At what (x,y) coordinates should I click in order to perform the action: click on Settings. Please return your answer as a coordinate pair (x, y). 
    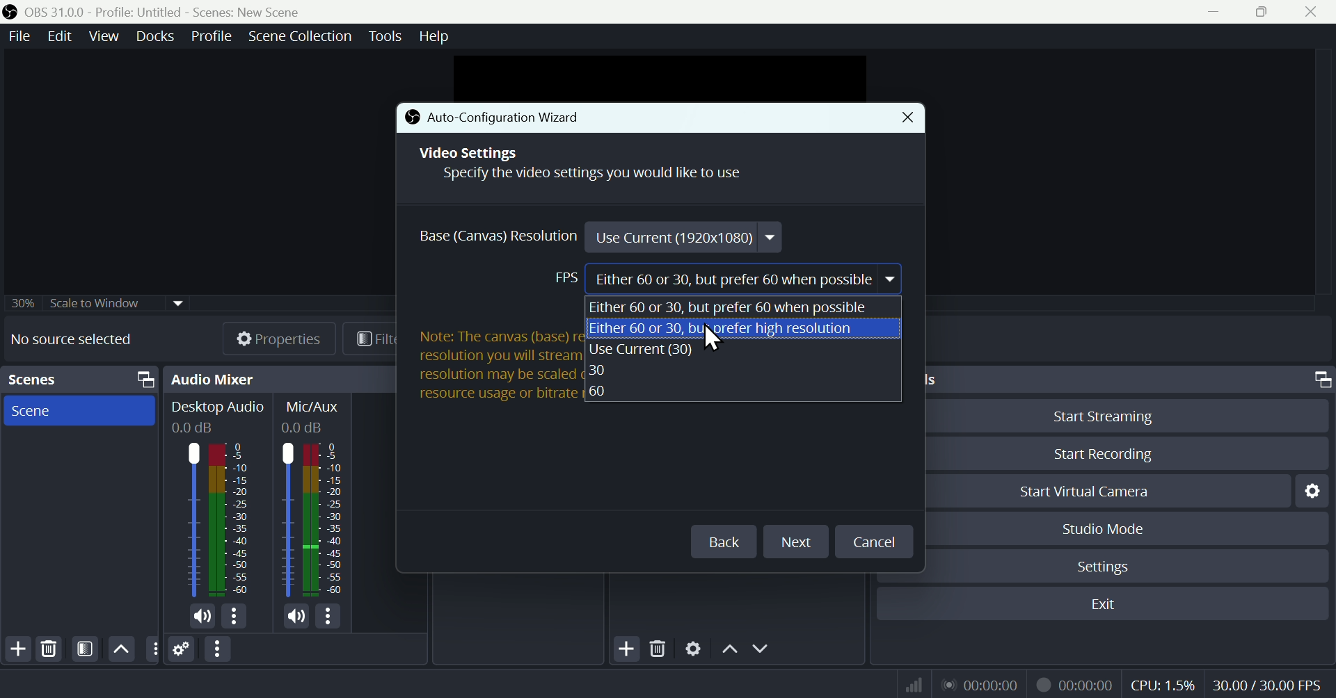
    Looking at the image, I should click on (1122, 565).